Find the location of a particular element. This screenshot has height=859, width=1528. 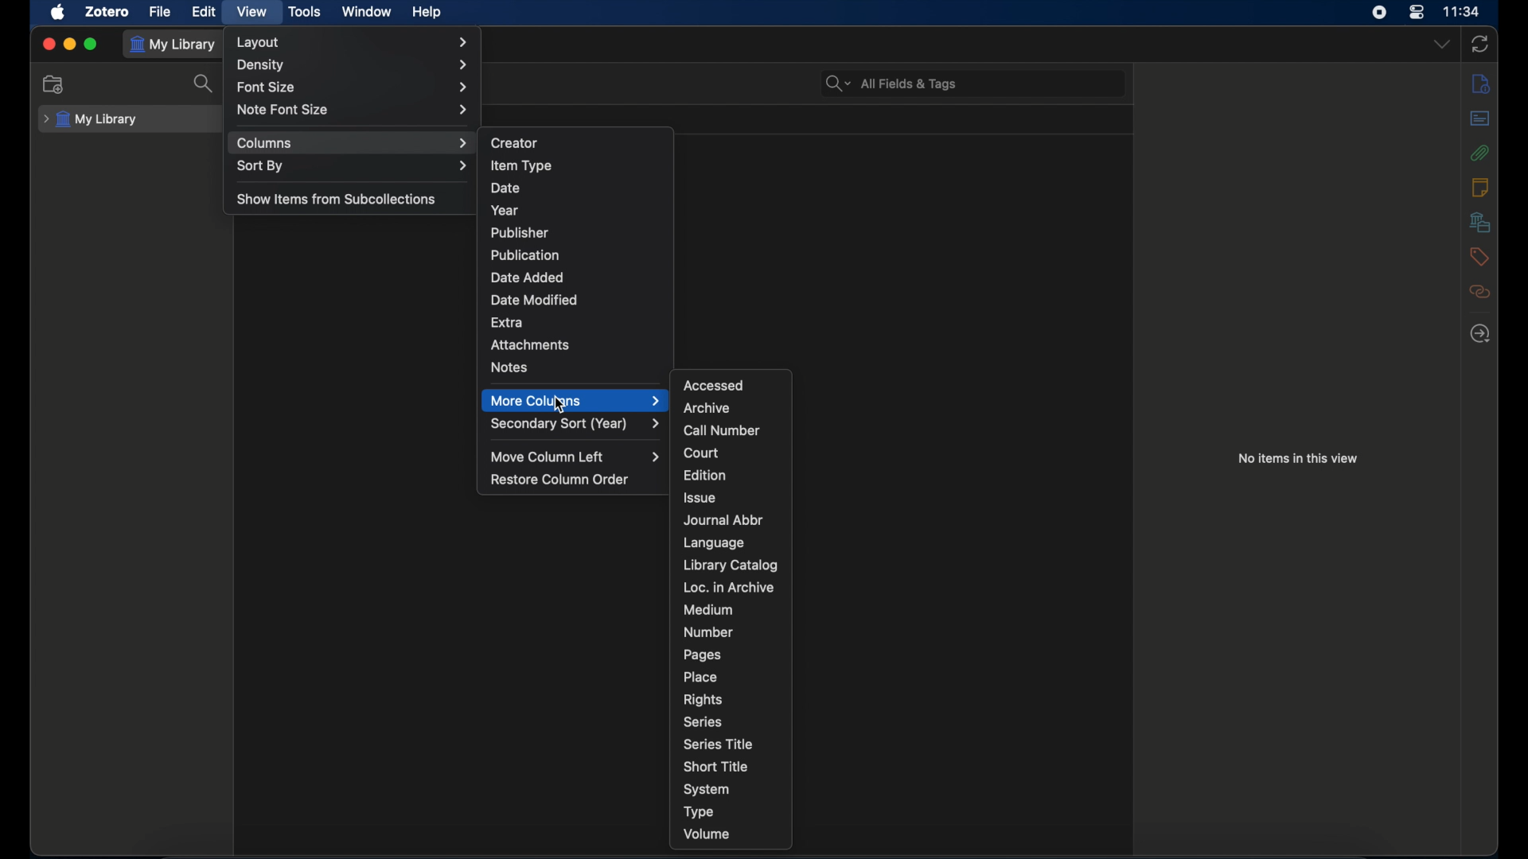

edit is located at coordinates (206, 13).